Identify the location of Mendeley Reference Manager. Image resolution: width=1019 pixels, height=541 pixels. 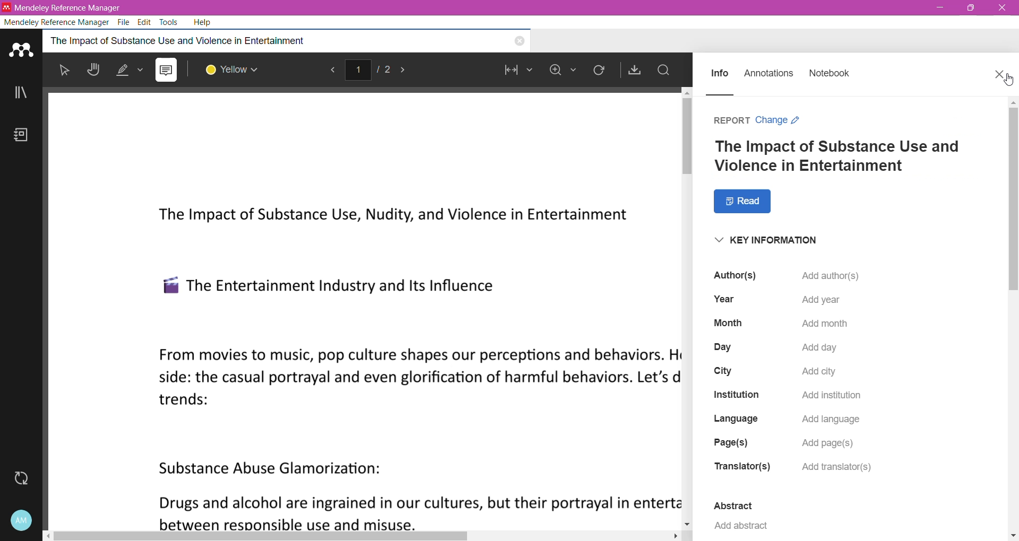
(57, 21).